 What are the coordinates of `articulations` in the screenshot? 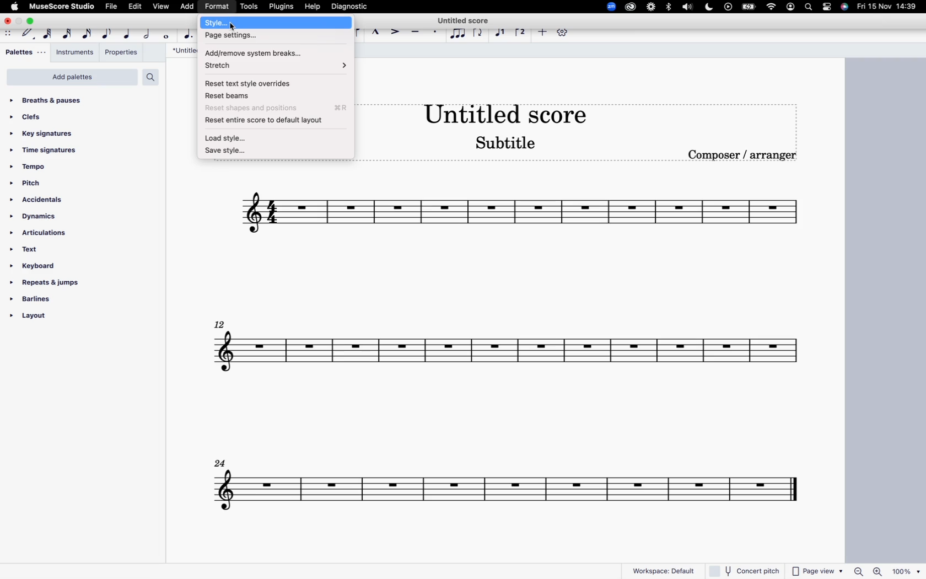 It's located at (42, 234).